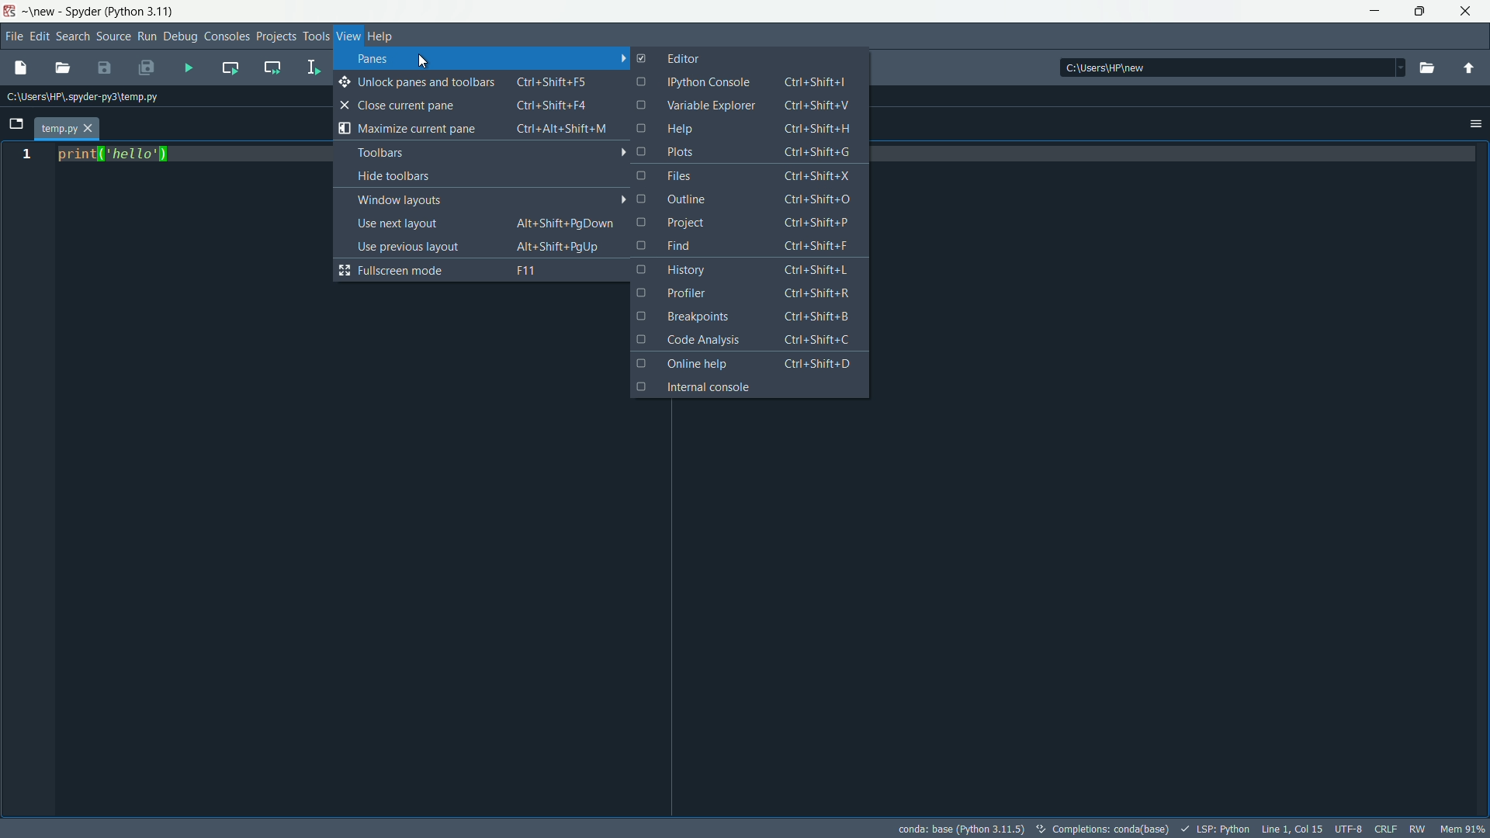 The height and width of the screenshot is (838, 1490). Describe the element at coordinates (1348, 829) in the screenshot. I see `file encoding` at that location.